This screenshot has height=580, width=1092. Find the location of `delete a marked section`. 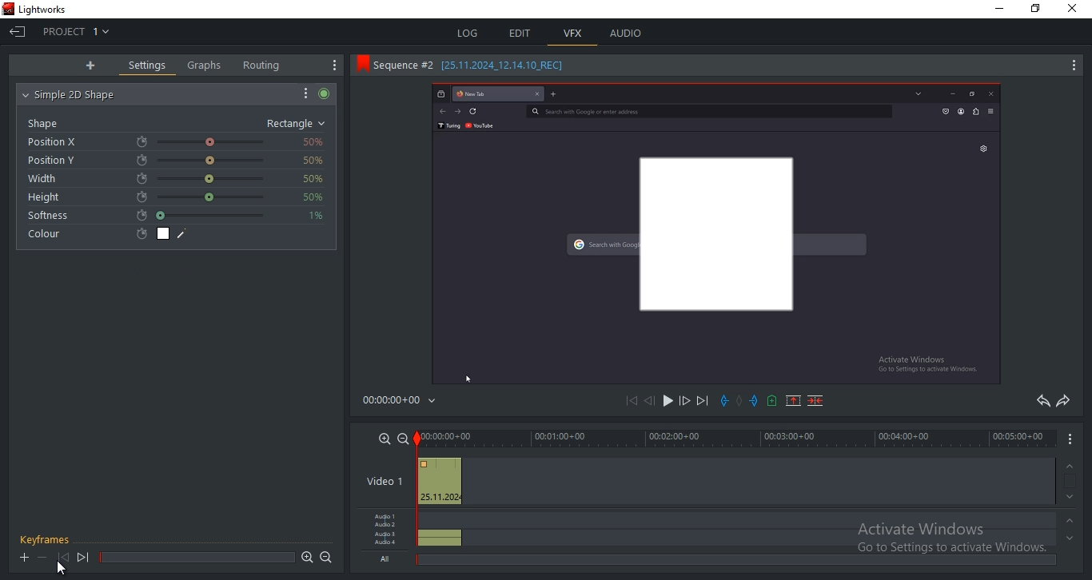

delete a marked section is located at coordinates (818, 400).